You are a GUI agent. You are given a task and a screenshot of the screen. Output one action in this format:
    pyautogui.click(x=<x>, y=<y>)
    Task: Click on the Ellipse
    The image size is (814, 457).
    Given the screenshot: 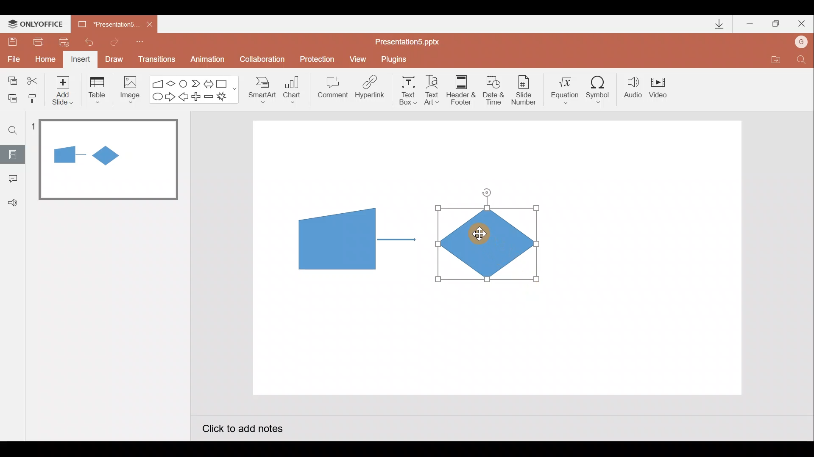 What is the action you would take?
    pyautogui.click(x=156, y=97)
    